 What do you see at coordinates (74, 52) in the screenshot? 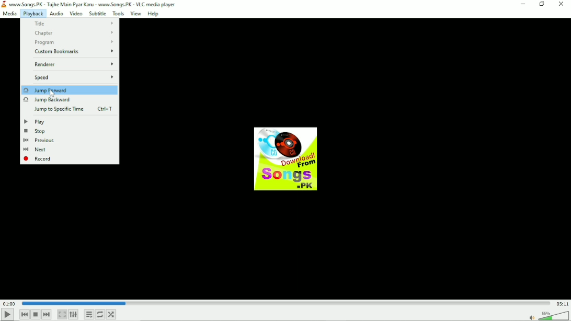
I see `Custom bookmarks` at bounding box center [74, 52].